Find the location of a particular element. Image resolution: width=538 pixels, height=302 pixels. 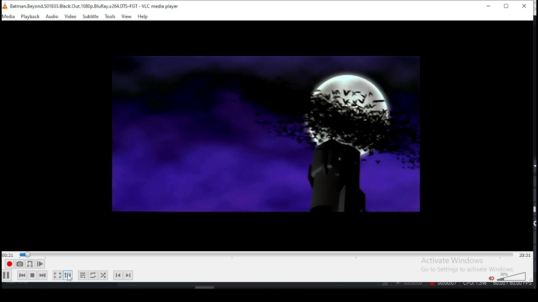

icon and filename is located at coordinates (93, 5).